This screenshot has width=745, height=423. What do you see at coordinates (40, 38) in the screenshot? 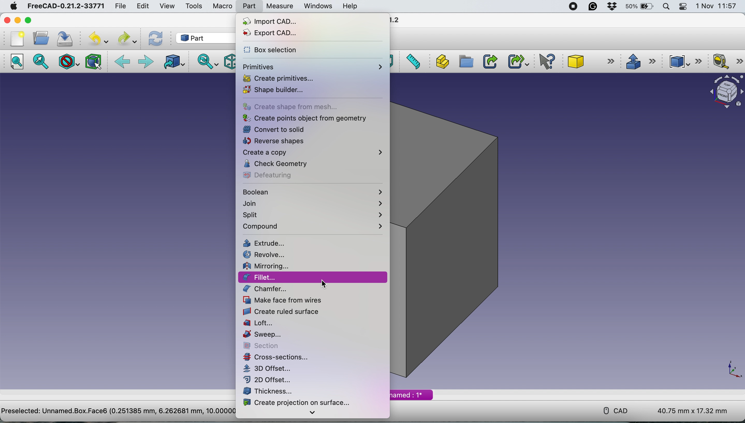
I see `open` at bounding box center [40, 38].